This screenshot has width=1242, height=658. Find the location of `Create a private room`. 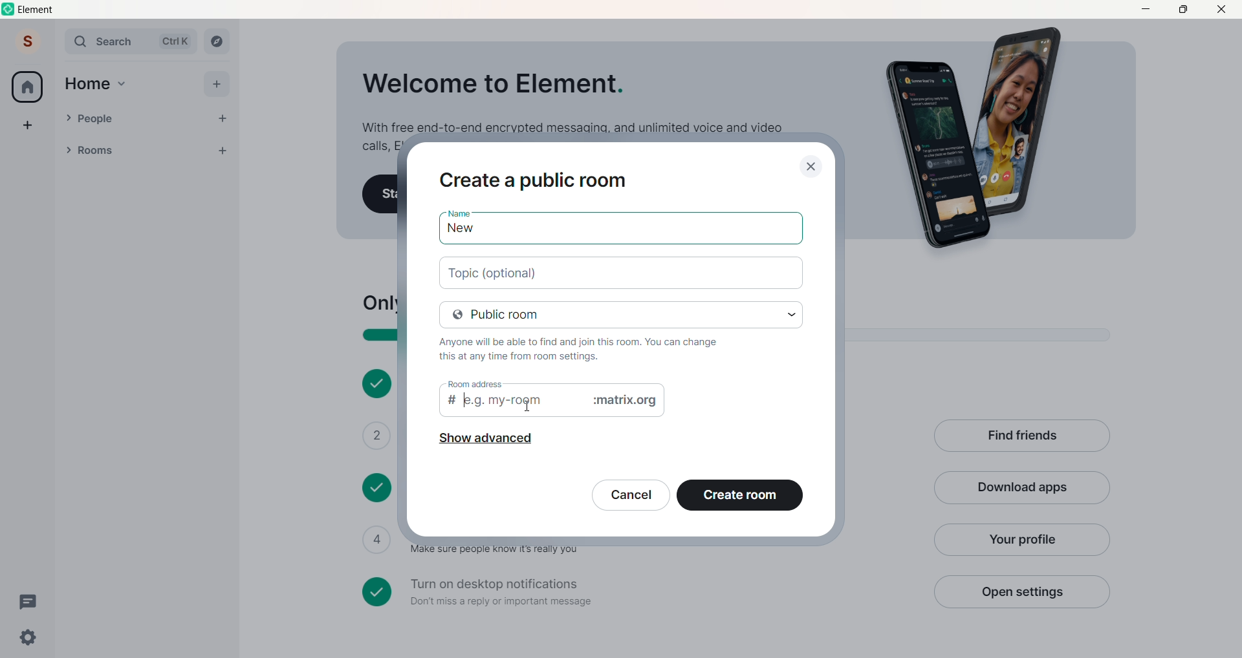

Create a private room is located at coordinates (538, 178).